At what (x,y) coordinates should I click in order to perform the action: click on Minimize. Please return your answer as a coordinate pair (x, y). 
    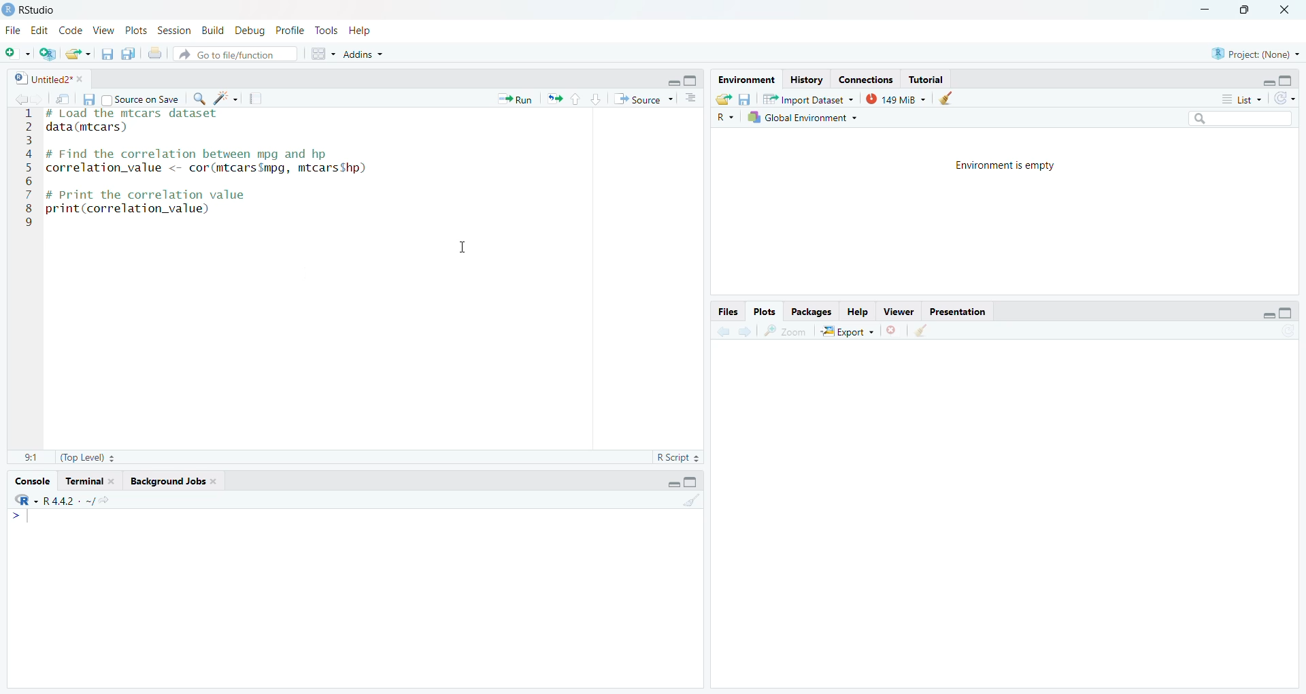
    Looking at the image, I should click on (671, 483).